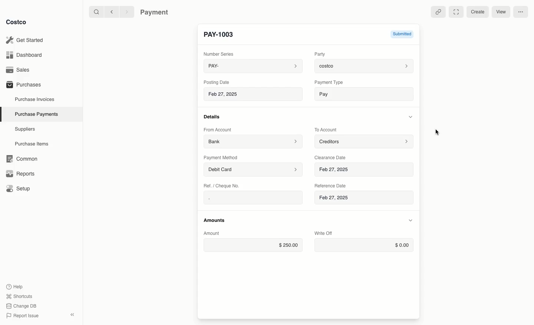  Describe the element at coordinates (363, 170) in the screenshot. I see `Feb 27, 2025` at that location.